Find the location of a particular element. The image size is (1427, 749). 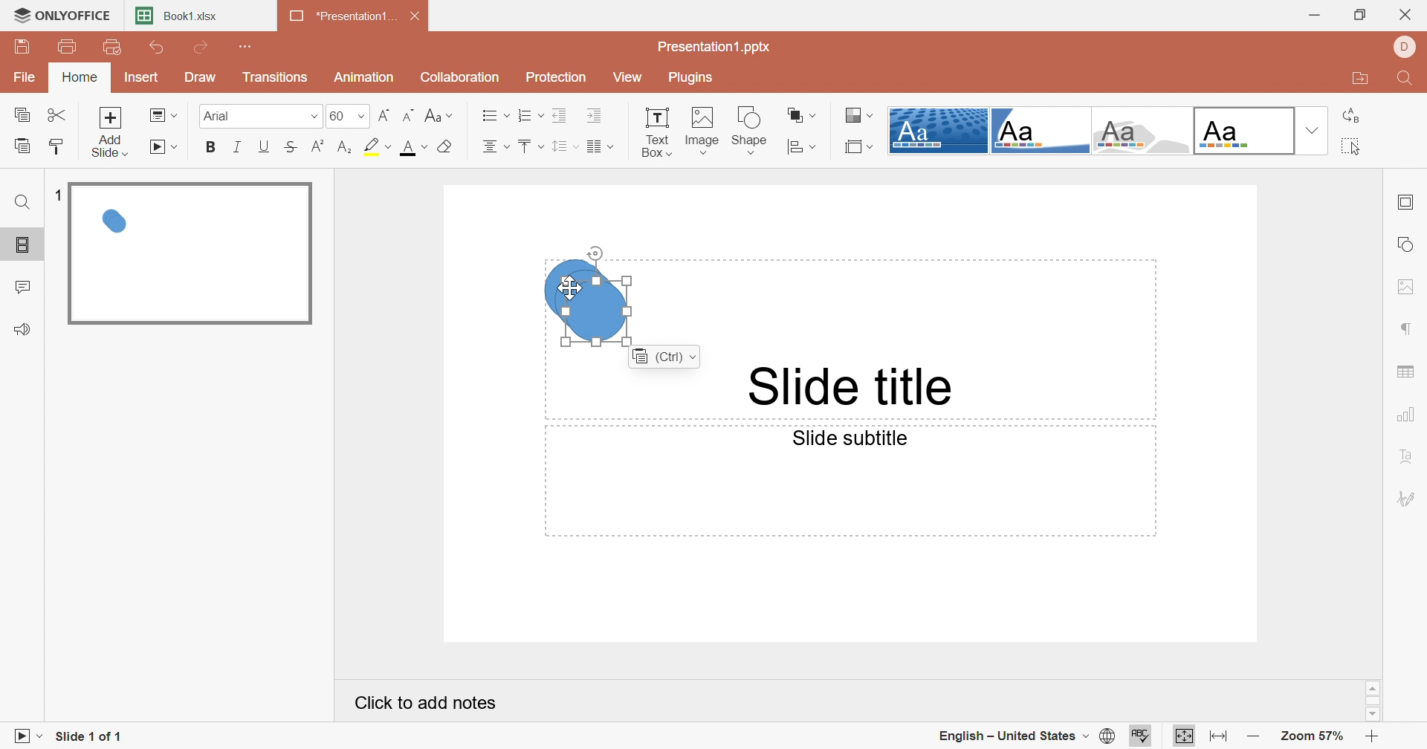

Zoom out is located at coordinates (1255, 739).